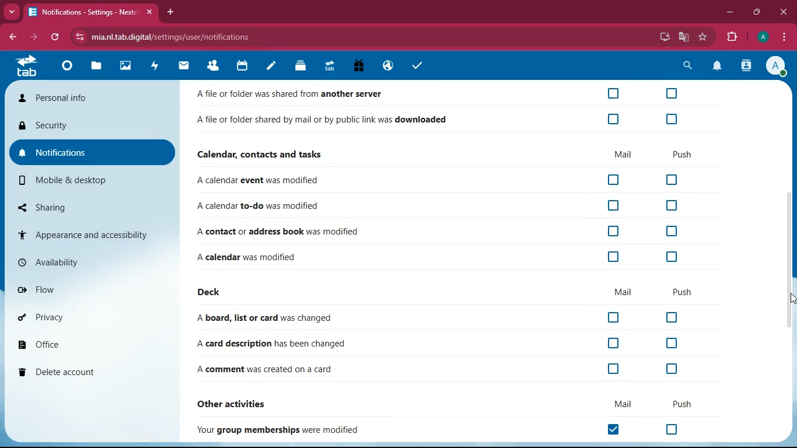 This screenshot has width=797, height=448. What do you see at coordinates (613, 345) in the screenshot?
I see `off` at bounding box center [613, 345].